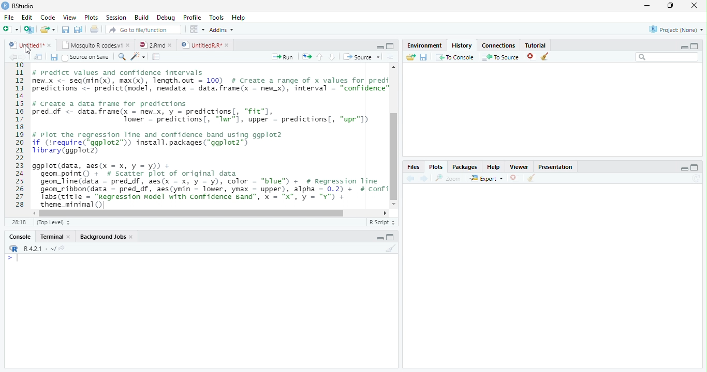 Image resolution: width=707 pixels, height=372 pixels. Describe the element at coordinates (670, 5) in the screenshot. I see `Maximize` at that location.